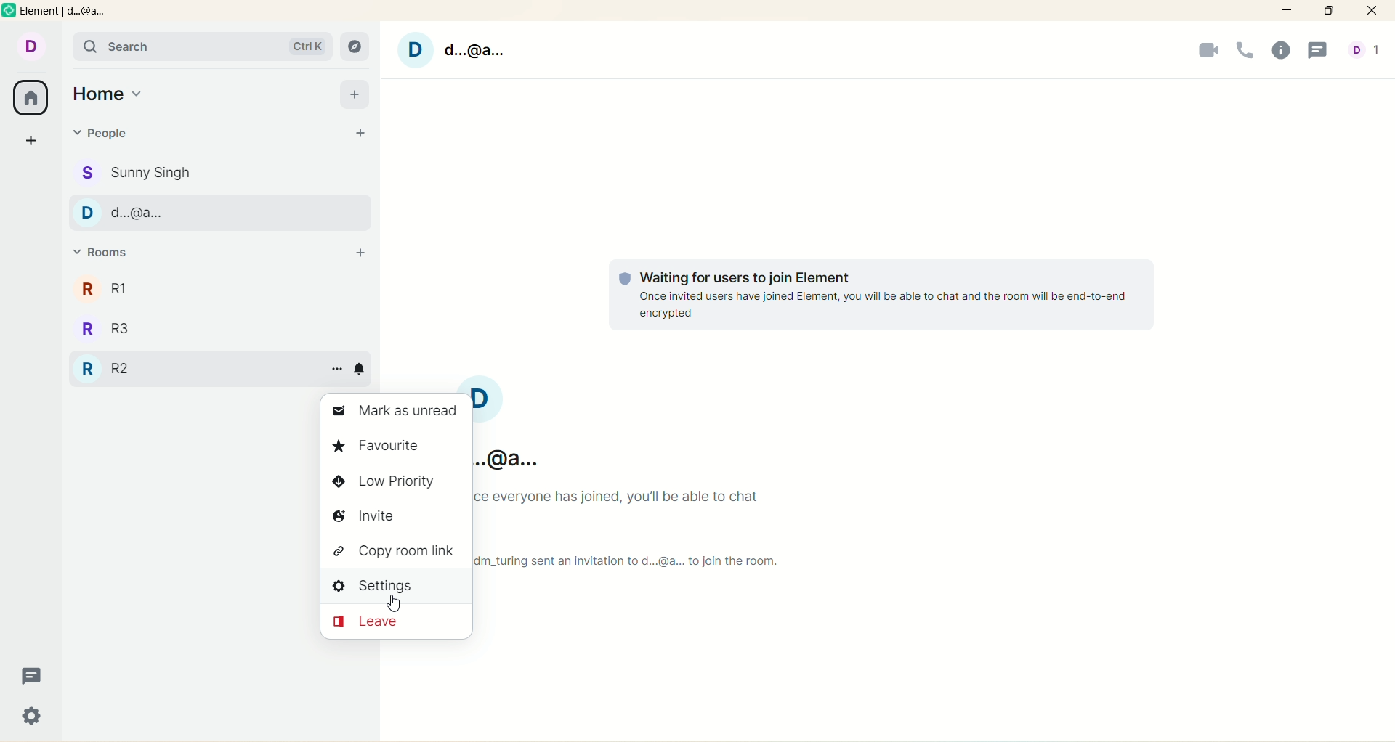  What do you see at coordinates (355, 47) in the screenshot?
I see `explore rooms` at bounding box center [355, 47].